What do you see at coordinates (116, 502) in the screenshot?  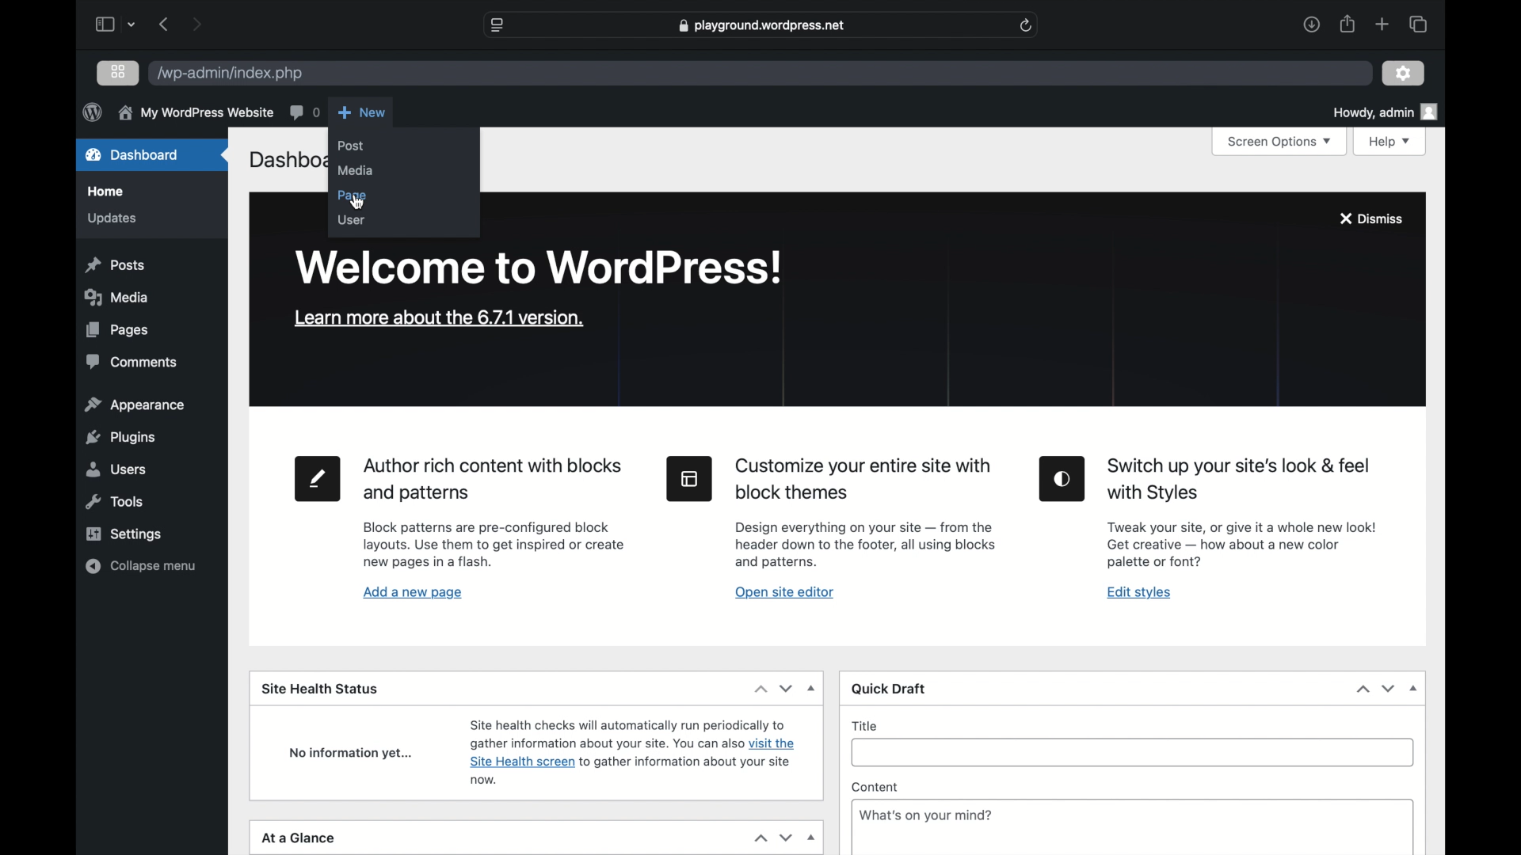 I see `tools` at bounding box center [116, 502].